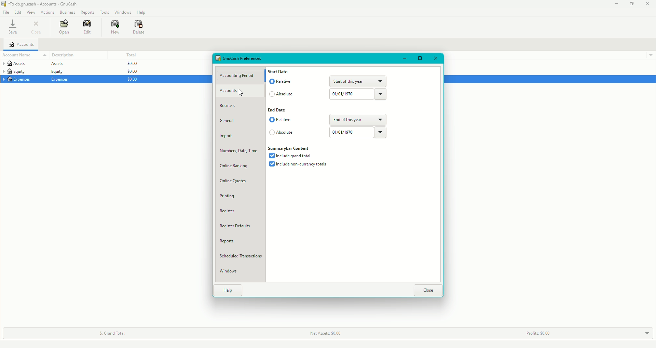  I want to click on Close, so click(648, 4).